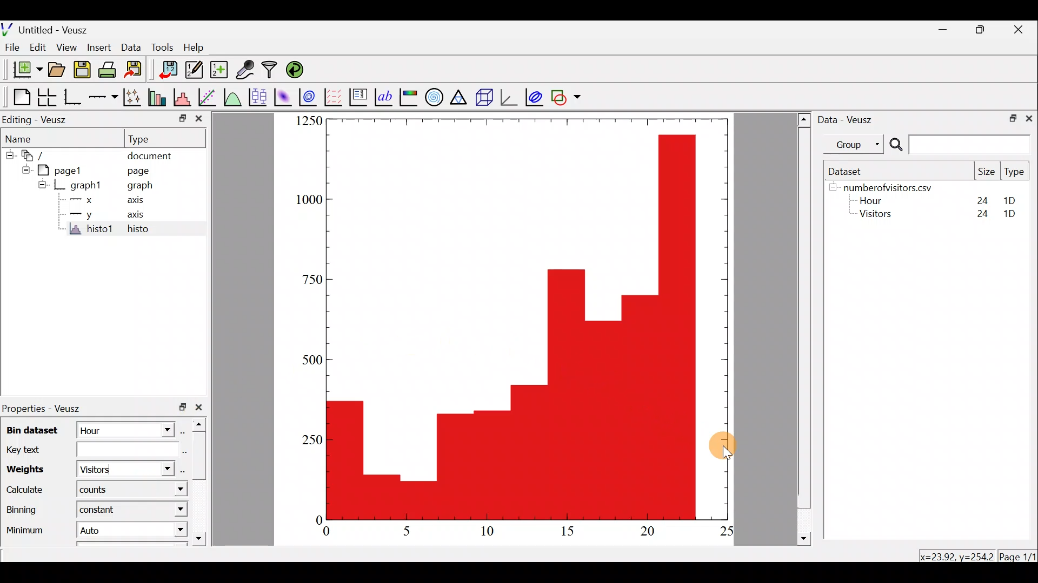 The width and height of the screenshot is (1038, 583). What do you see at coordinates (12, 48) in the screenshot?
I see `File` at bounding box center [12, 48].